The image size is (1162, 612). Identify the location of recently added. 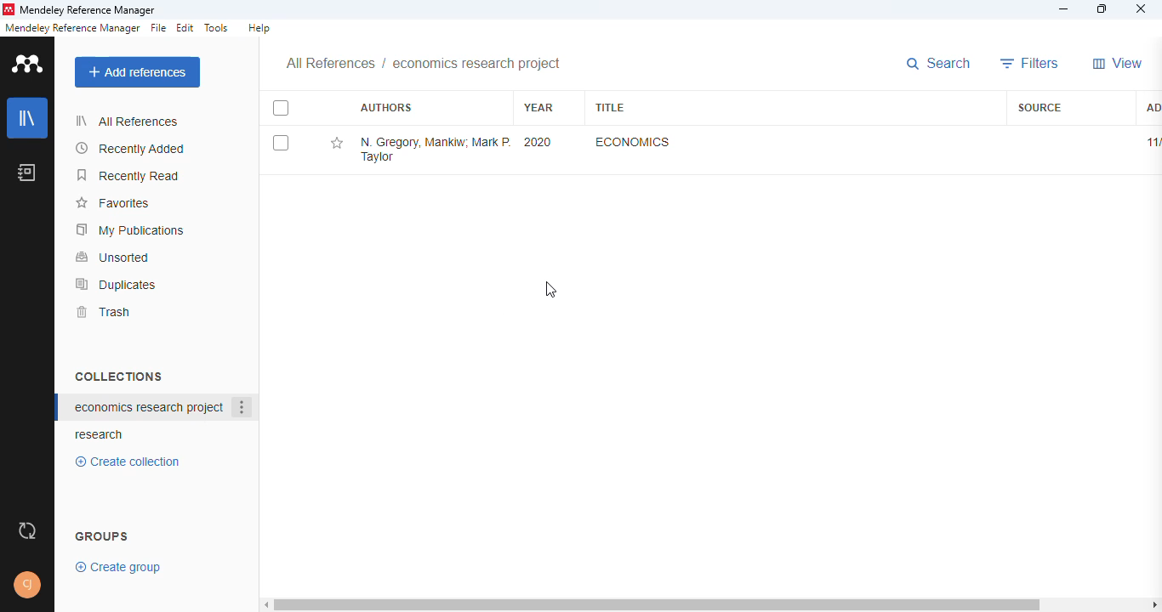
(131, 149).